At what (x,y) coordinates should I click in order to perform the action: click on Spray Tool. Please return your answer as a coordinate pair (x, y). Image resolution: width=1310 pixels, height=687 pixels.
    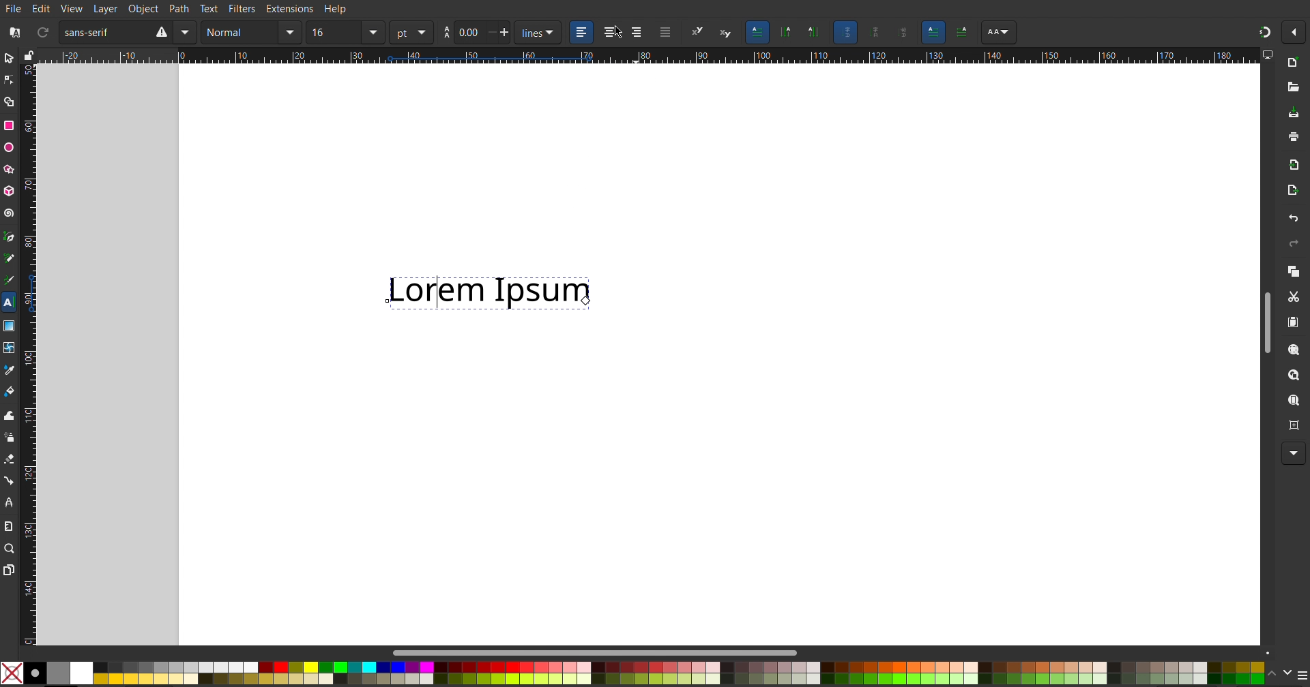
    Looking at the image, I should click on (11, 440).